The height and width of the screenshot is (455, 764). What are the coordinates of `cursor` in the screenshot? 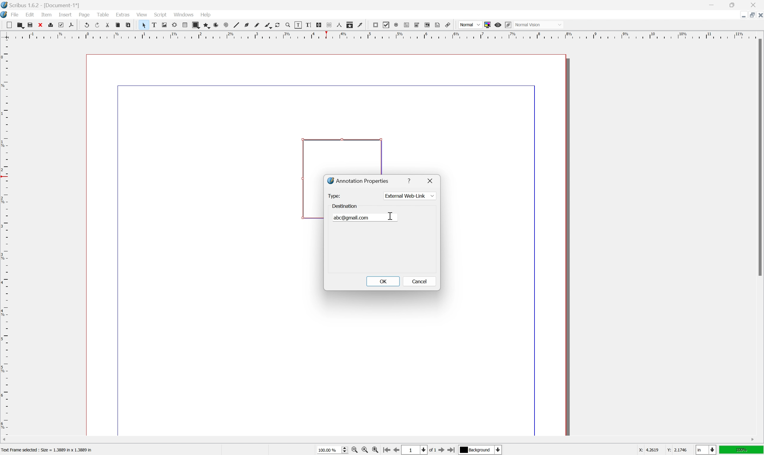 It's located at (389, 215).